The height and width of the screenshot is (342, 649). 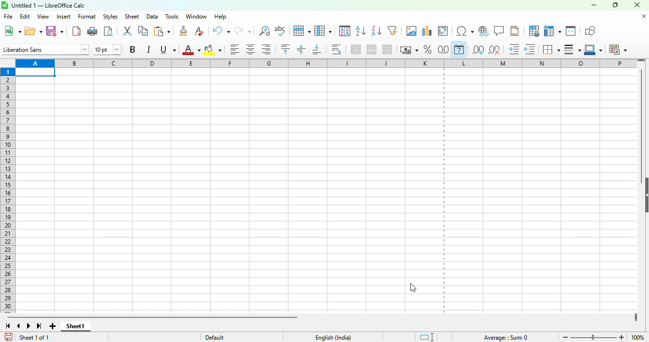 What do you see at coordinates (387, 49) in the screenshot?
I see `unmerge cells` at bounding box center [387, 49].